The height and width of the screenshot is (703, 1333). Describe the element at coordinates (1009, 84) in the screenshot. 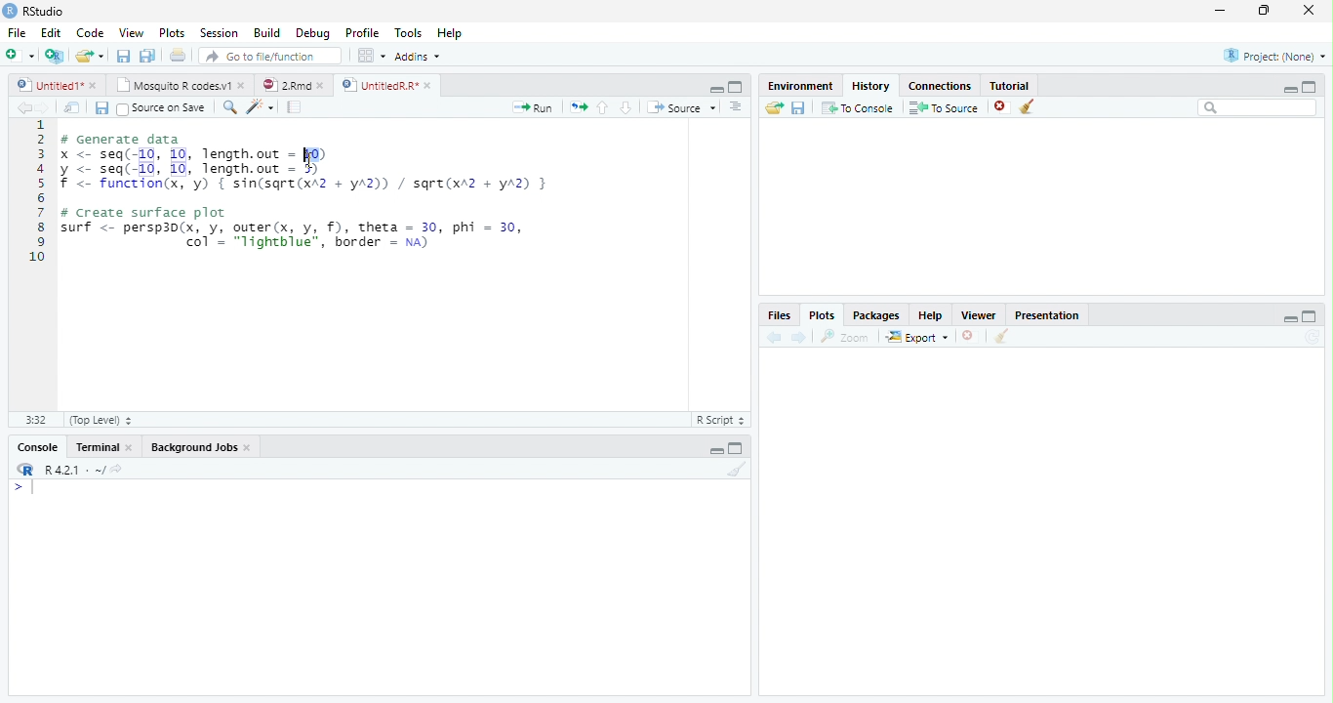

I see `Tutorial` at that location.